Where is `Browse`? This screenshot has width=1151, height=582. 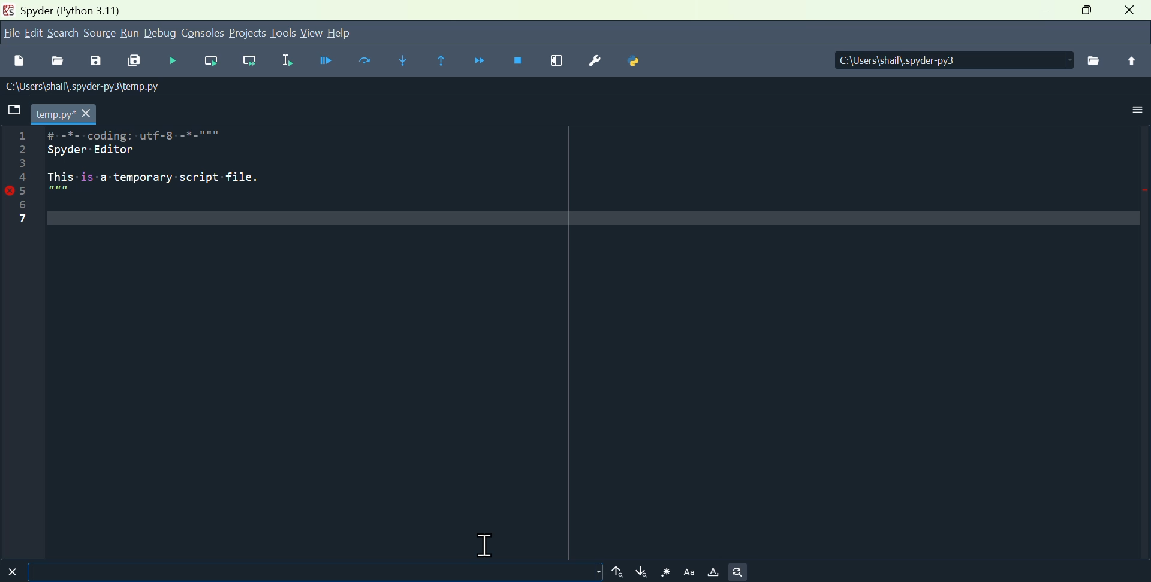 Browse is located at coordinates (1090, 59).